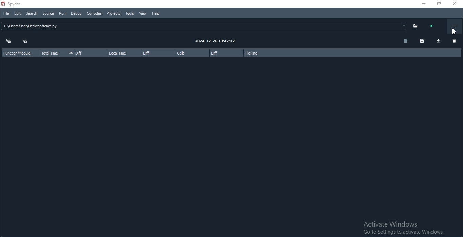  I want to click on Source, so click(48, 14).